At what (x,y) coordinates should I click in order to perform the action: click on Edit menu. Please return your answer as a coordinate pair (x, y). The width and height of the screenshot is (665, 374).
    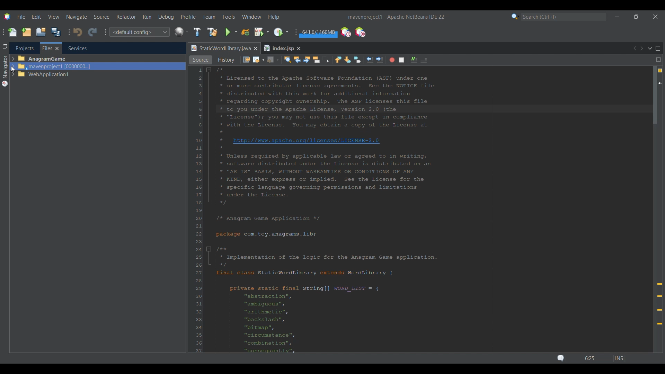
    Looking at the image, I should click on (36, 17).